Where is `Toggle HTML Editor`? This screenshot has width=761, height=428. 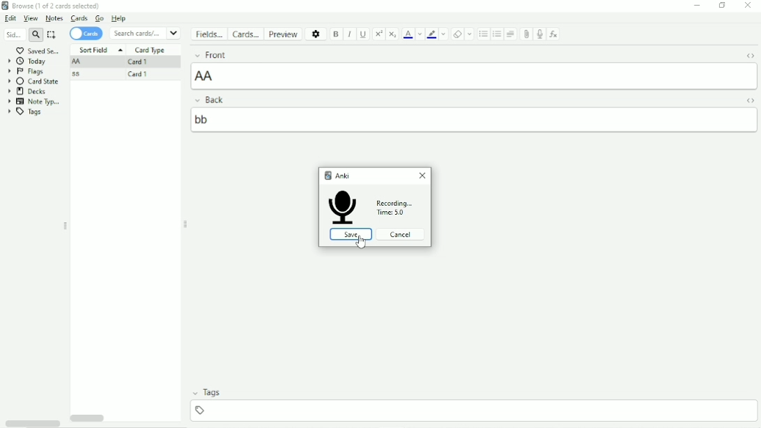
Toggle HTML Editor is located at coordinates (748, 56).